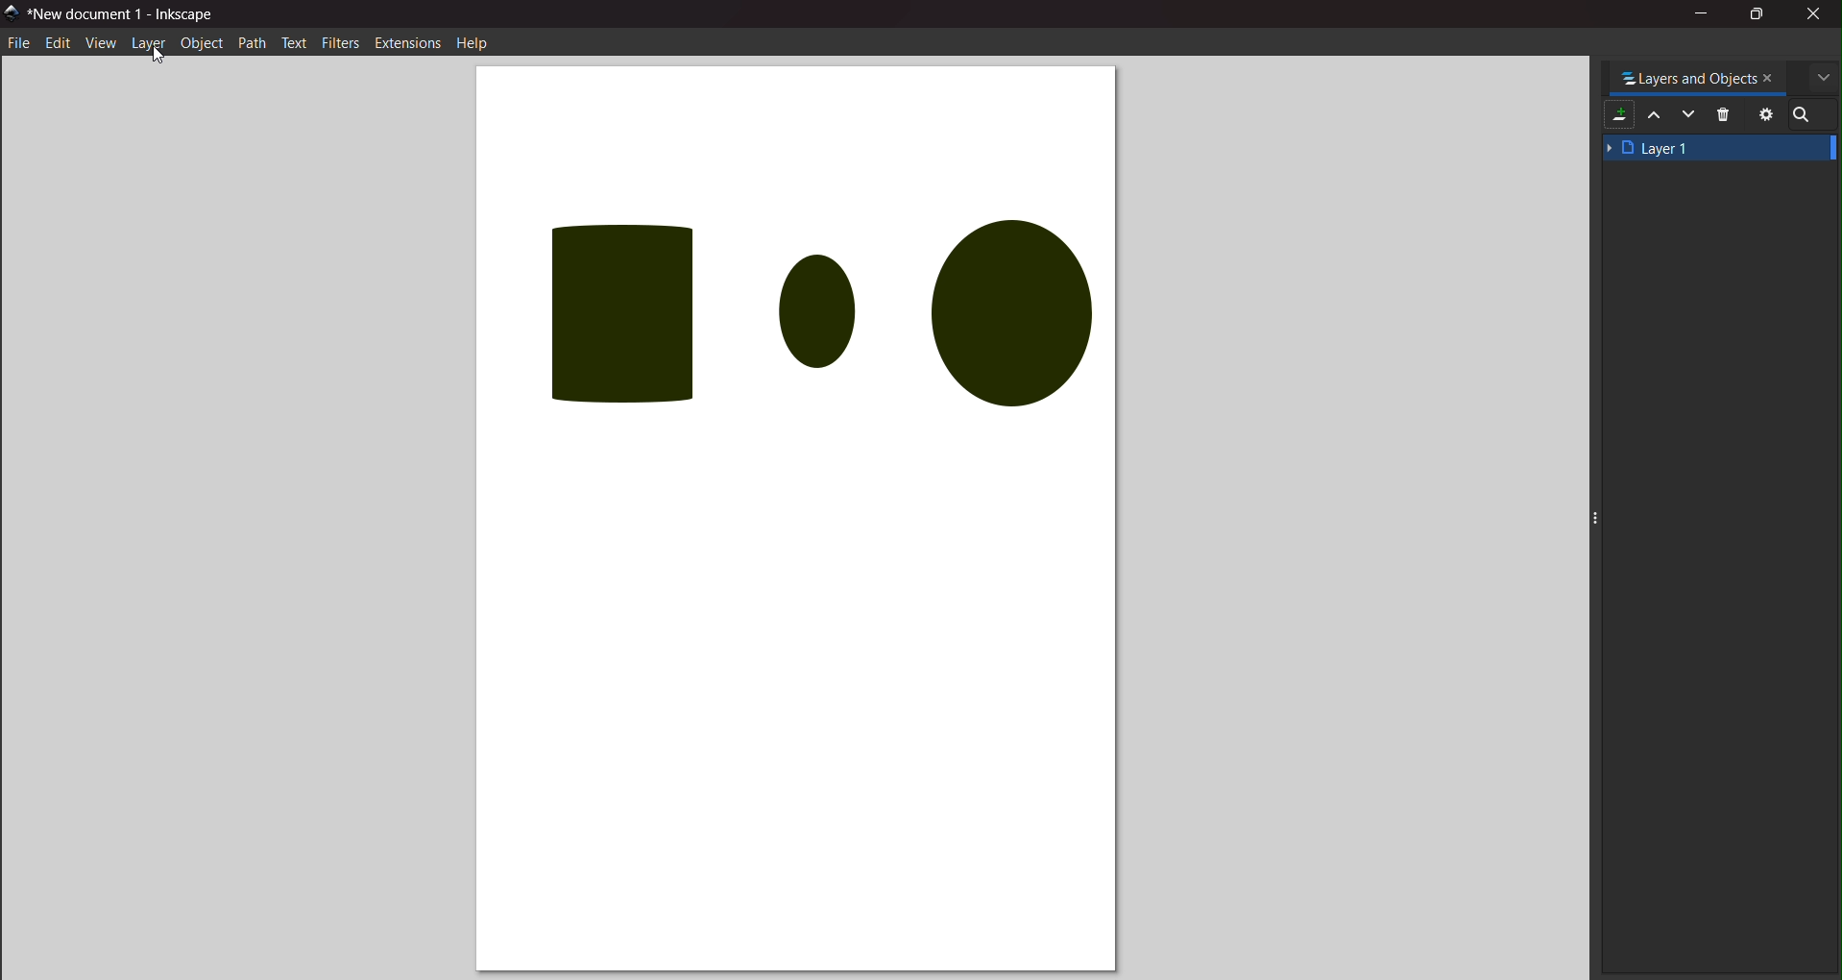  What do you see at coordinates (1772, 78) in the screenshot?
I see `close tab` at bounding box center [1772, 78].